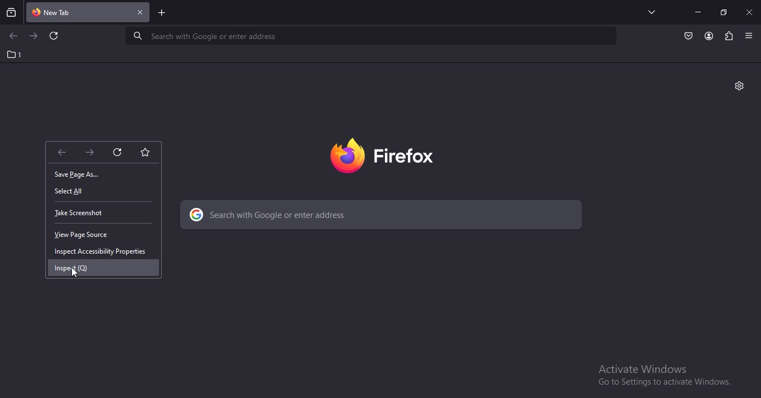 Image resolution: width=761 pixels, height=398 pixels. I want to click on close, so click(140, 13).